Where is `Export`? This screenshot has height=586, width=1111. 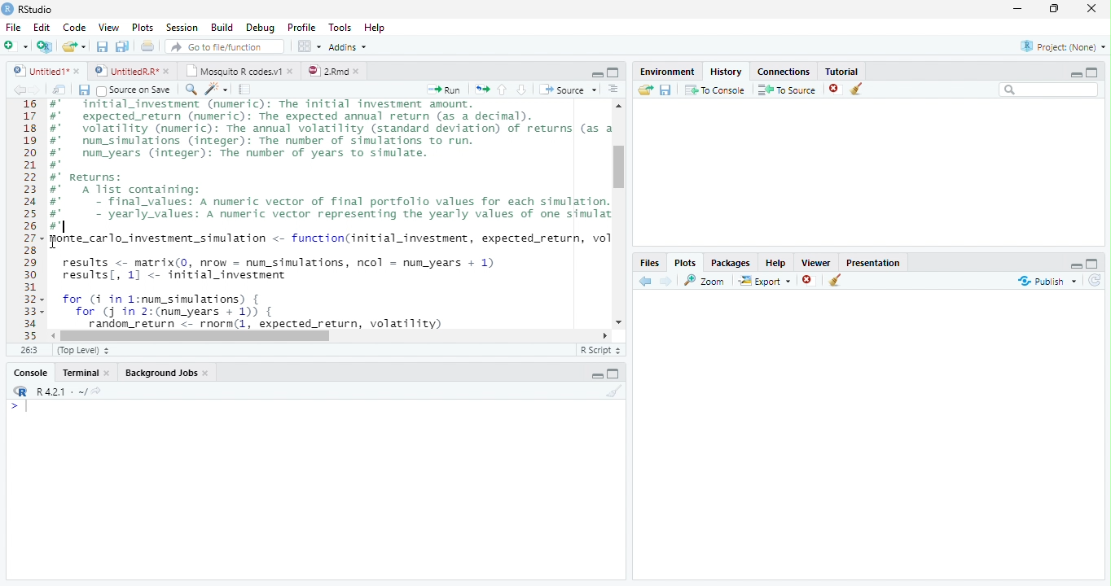 Export is located at coordinates (763, 281).